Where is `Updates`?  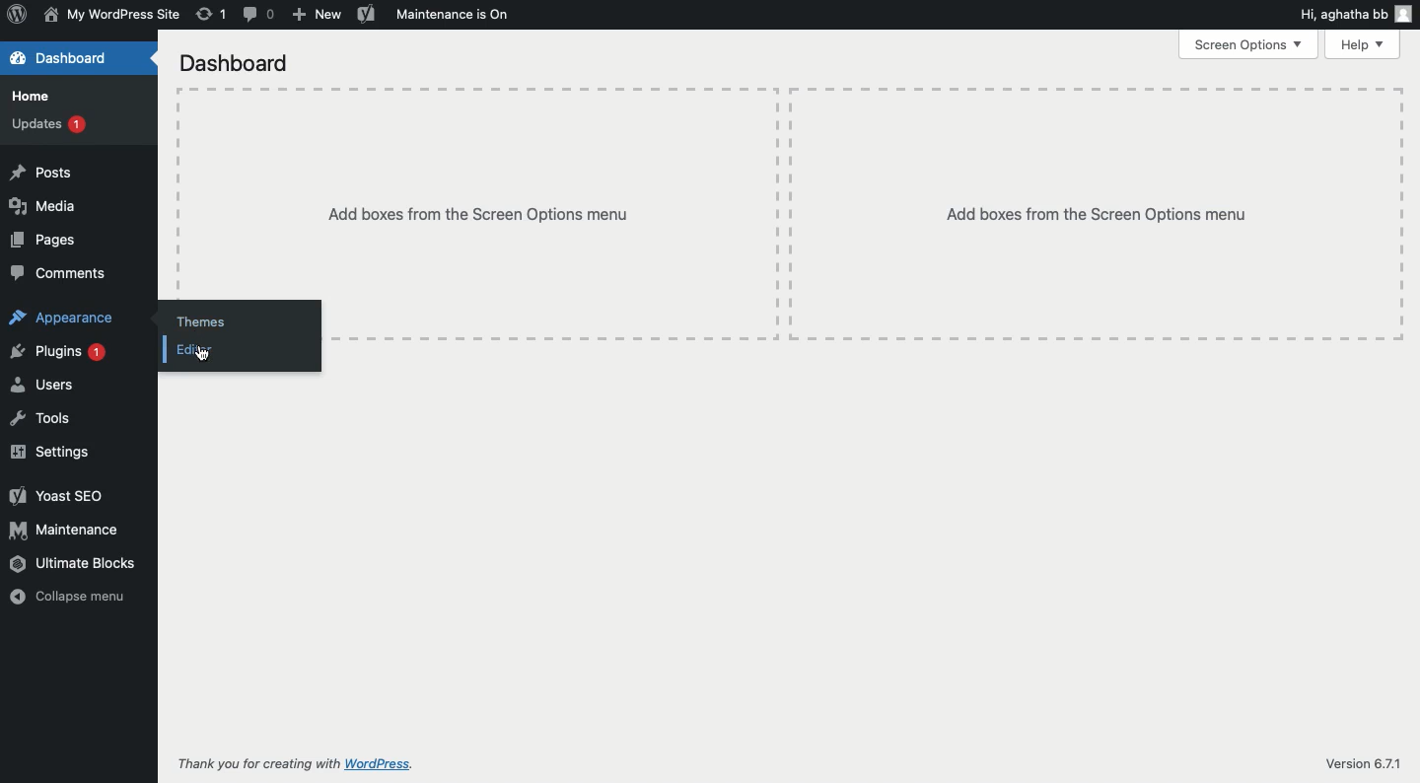
Updates is located at coordinates (51, 122).